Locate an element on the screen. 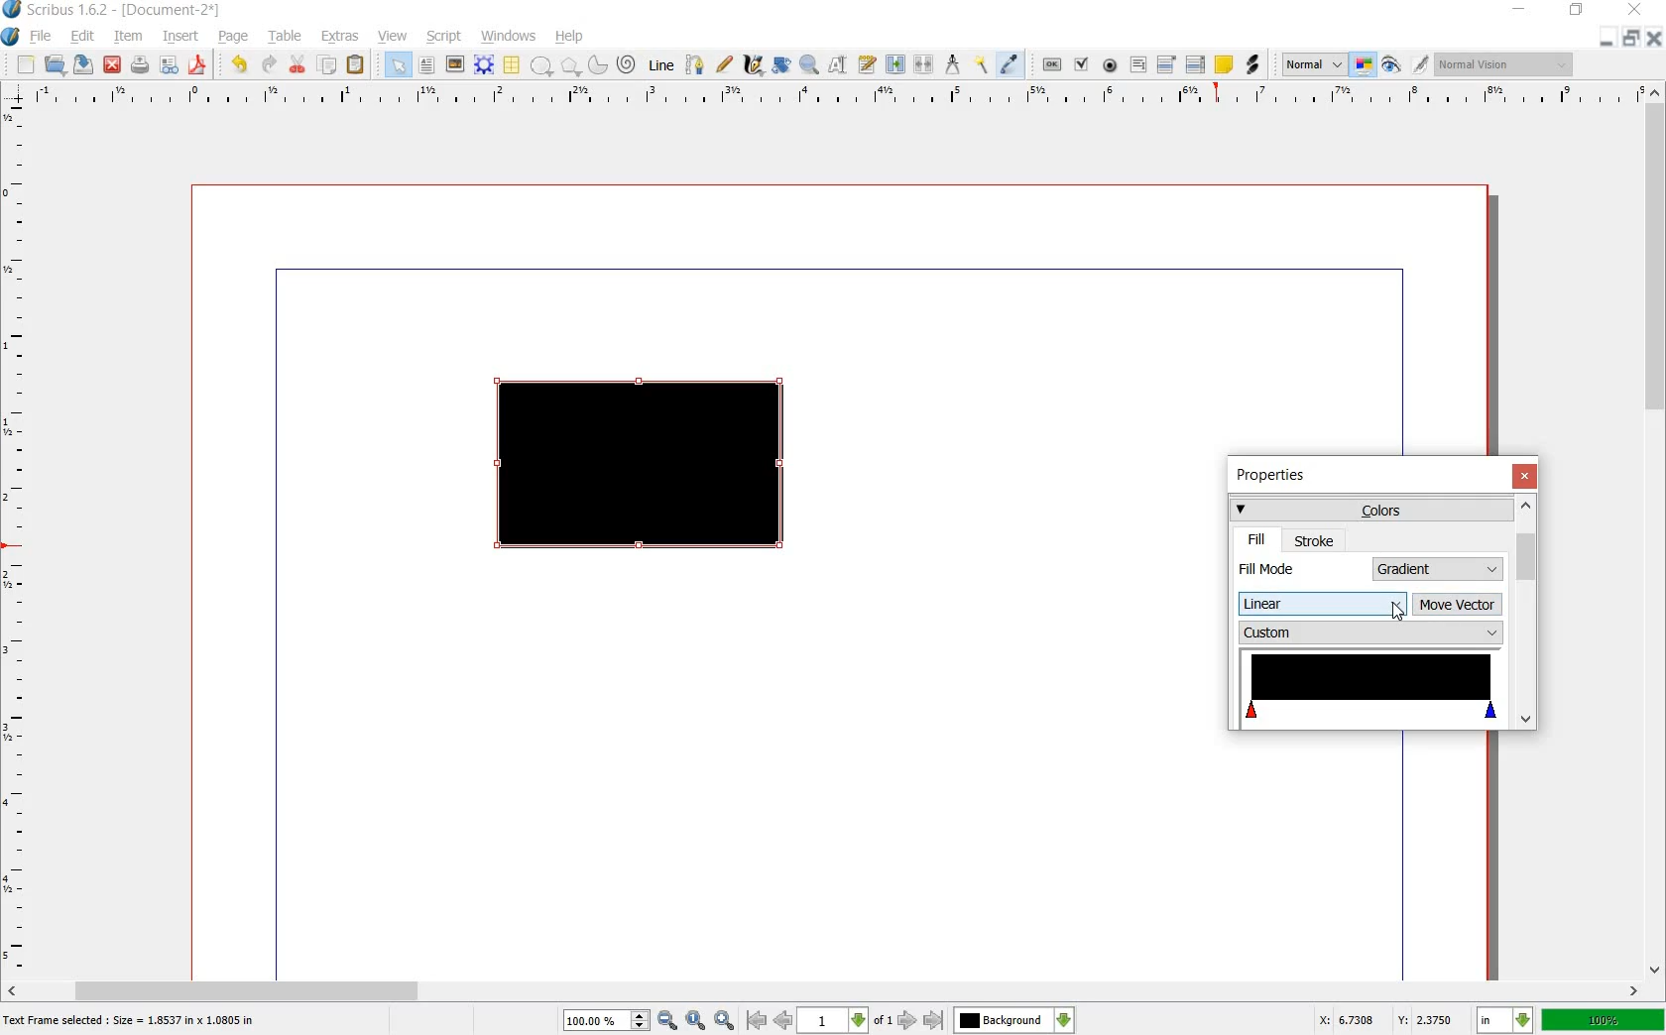 The width and height of the screenshot is (1666, 1035). pdf radio button is located at coordinates (1111, 65).